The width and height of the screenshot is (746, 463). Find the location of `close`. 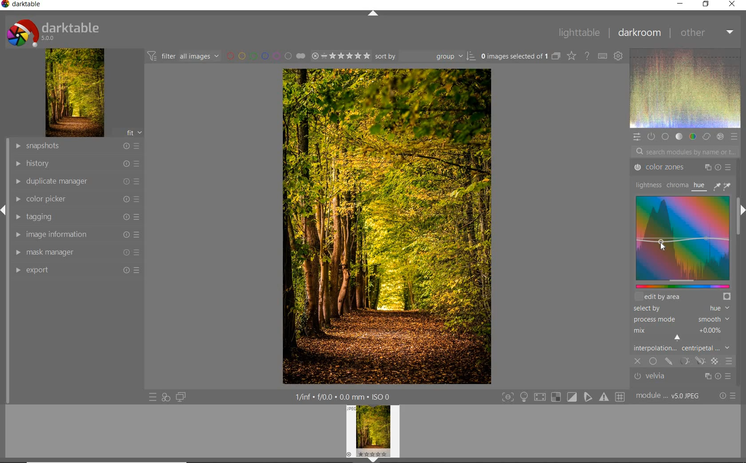

close is located at coordinates (638, 361).